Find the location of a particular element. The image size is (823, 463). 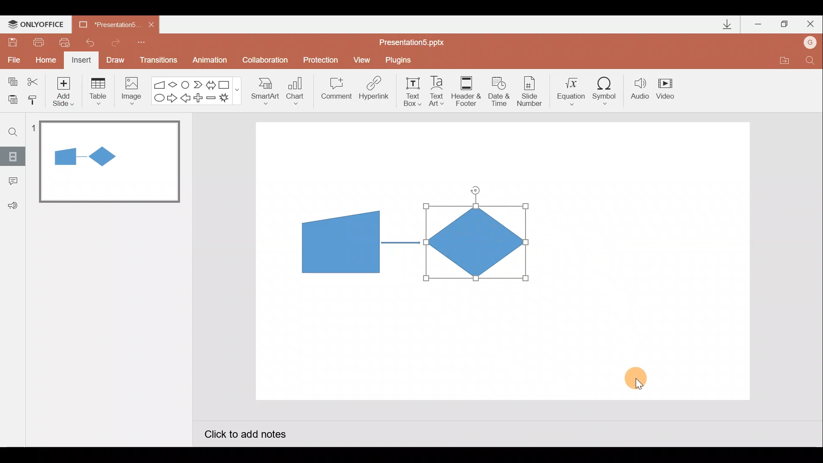

Equation is located at coordinates (573, 90).